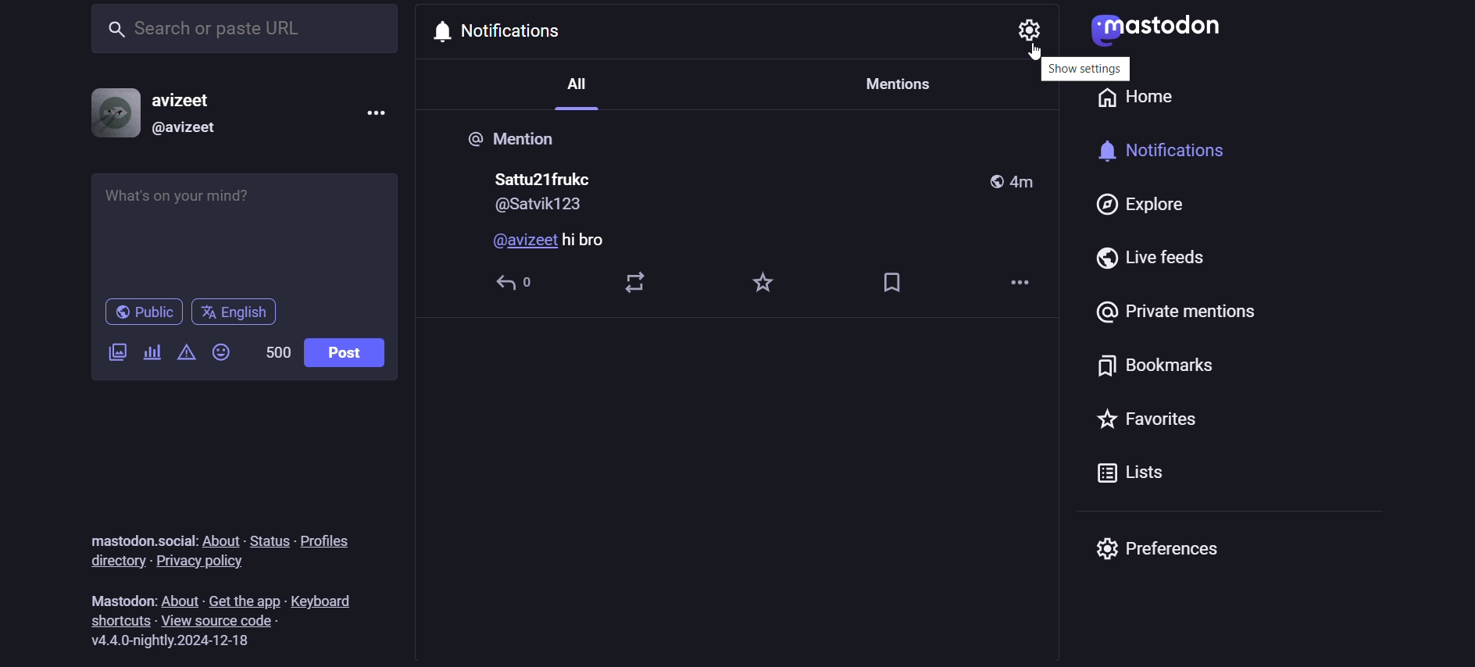  What do you see at coordinates (894, 85) in the screenshot?
I see `Mentions` at bounding box center [894, 85].